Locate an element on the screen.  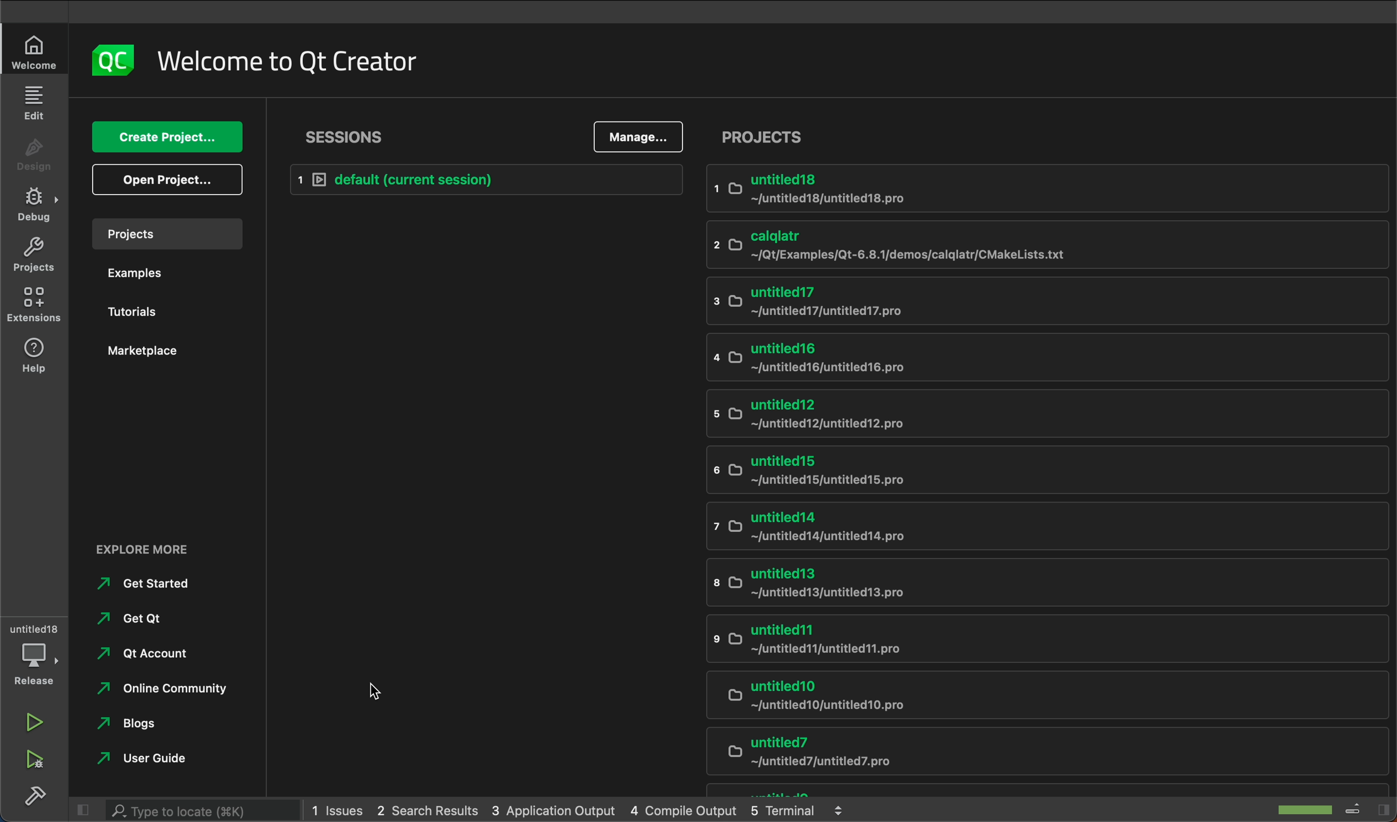
run is located at coordinates (31, 722).